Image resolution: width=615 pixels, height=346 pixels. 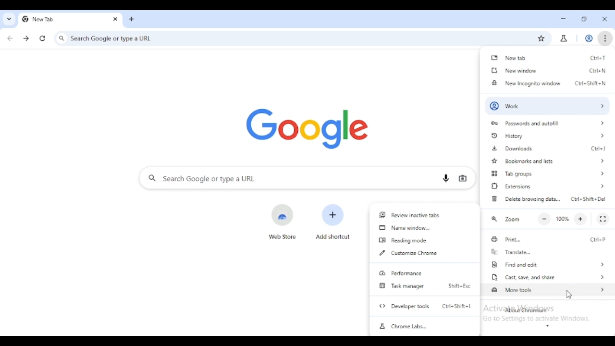 I want to click on new window, so click(x=513, y=71).